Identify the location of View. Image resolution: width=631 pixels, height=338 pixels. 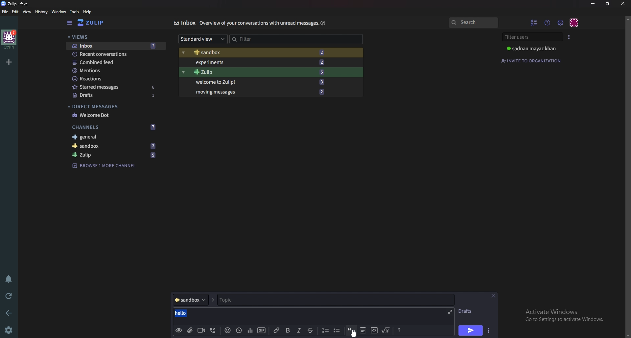
(27, 12).